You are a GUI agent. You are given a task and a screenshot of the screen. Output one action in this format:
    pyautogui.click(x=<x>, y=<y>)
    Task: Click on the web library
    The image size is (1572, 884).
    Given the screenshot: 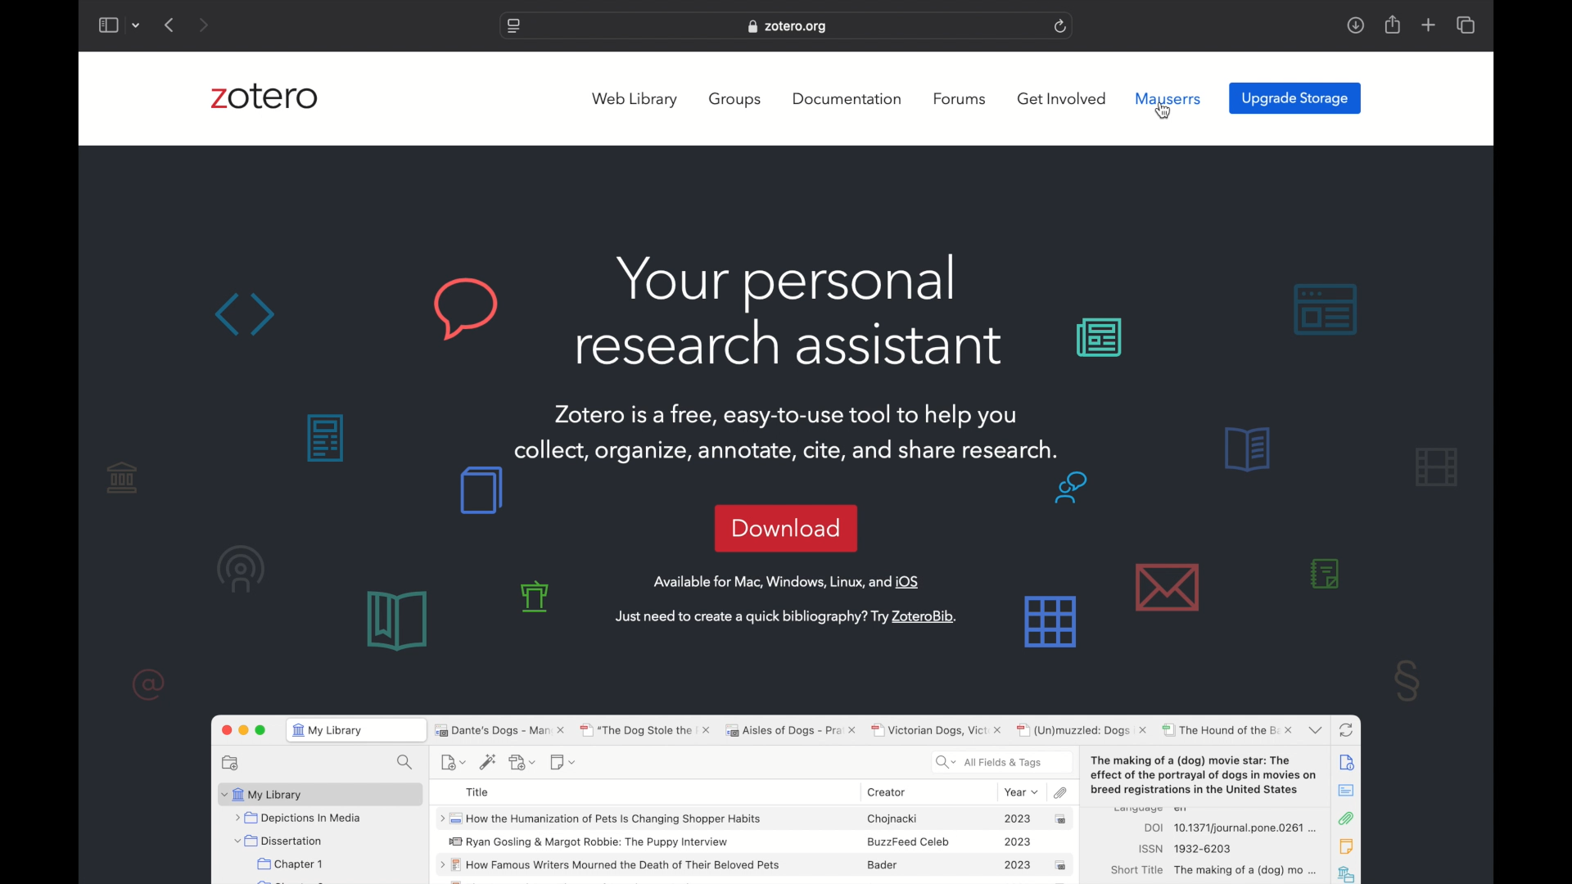 What is the action you would take?
    pyautogui.click(x=634, y=100)
    